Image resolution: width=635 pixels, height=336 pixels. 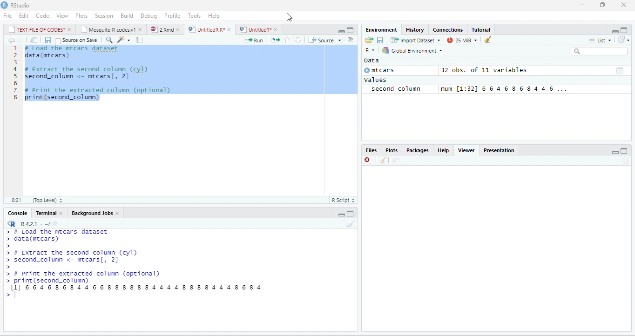 What do you see at coordinates (625, 150) in the screenshot?
I see `maximize` at bounding box center [625, 150].